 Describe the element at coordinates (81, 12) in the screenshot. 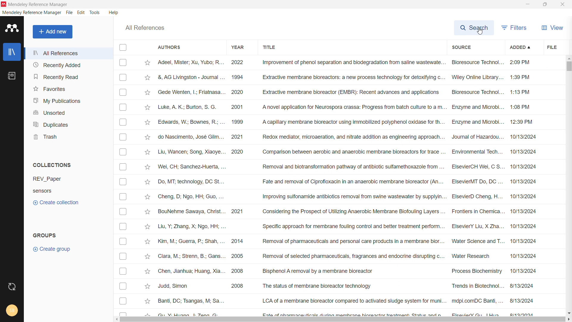

I see `edit` at that location.